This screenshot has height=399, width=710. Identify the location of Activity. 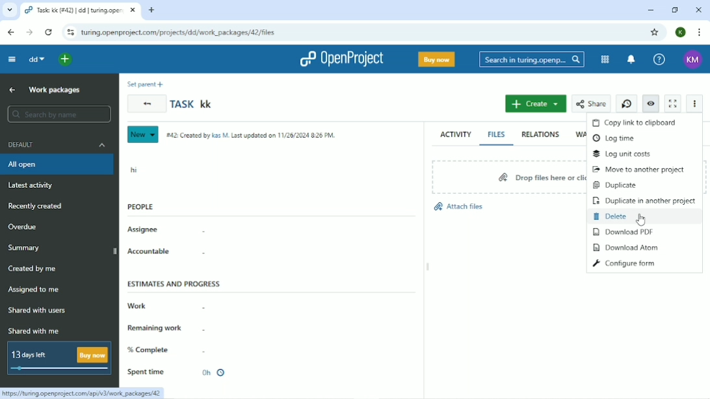
(456, 135).